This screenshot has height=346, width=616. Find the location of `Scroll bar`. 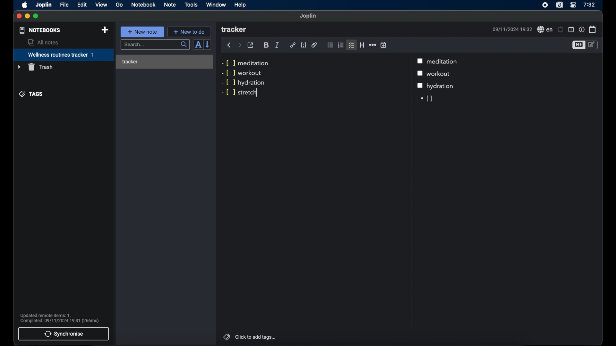

Scroll bar is located at coordinates (411, 193).